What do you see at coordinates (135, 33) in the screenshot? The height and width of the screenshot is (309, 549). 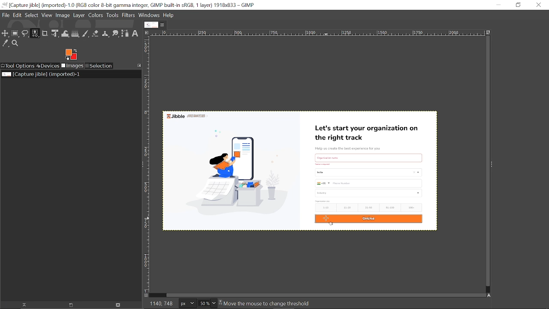 I see `Text tool` at bounding box center [135, 33].